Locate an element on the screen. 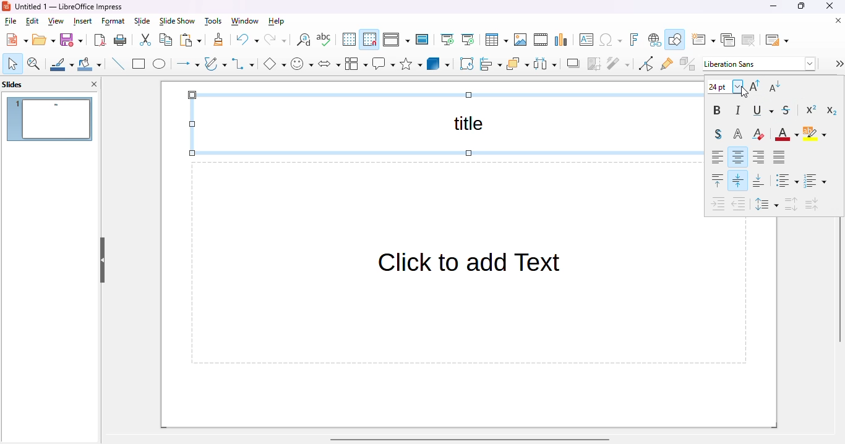 The width and height of the screenshot is (845, 444). vertical scroll bar is located at coordinates (839, 281).